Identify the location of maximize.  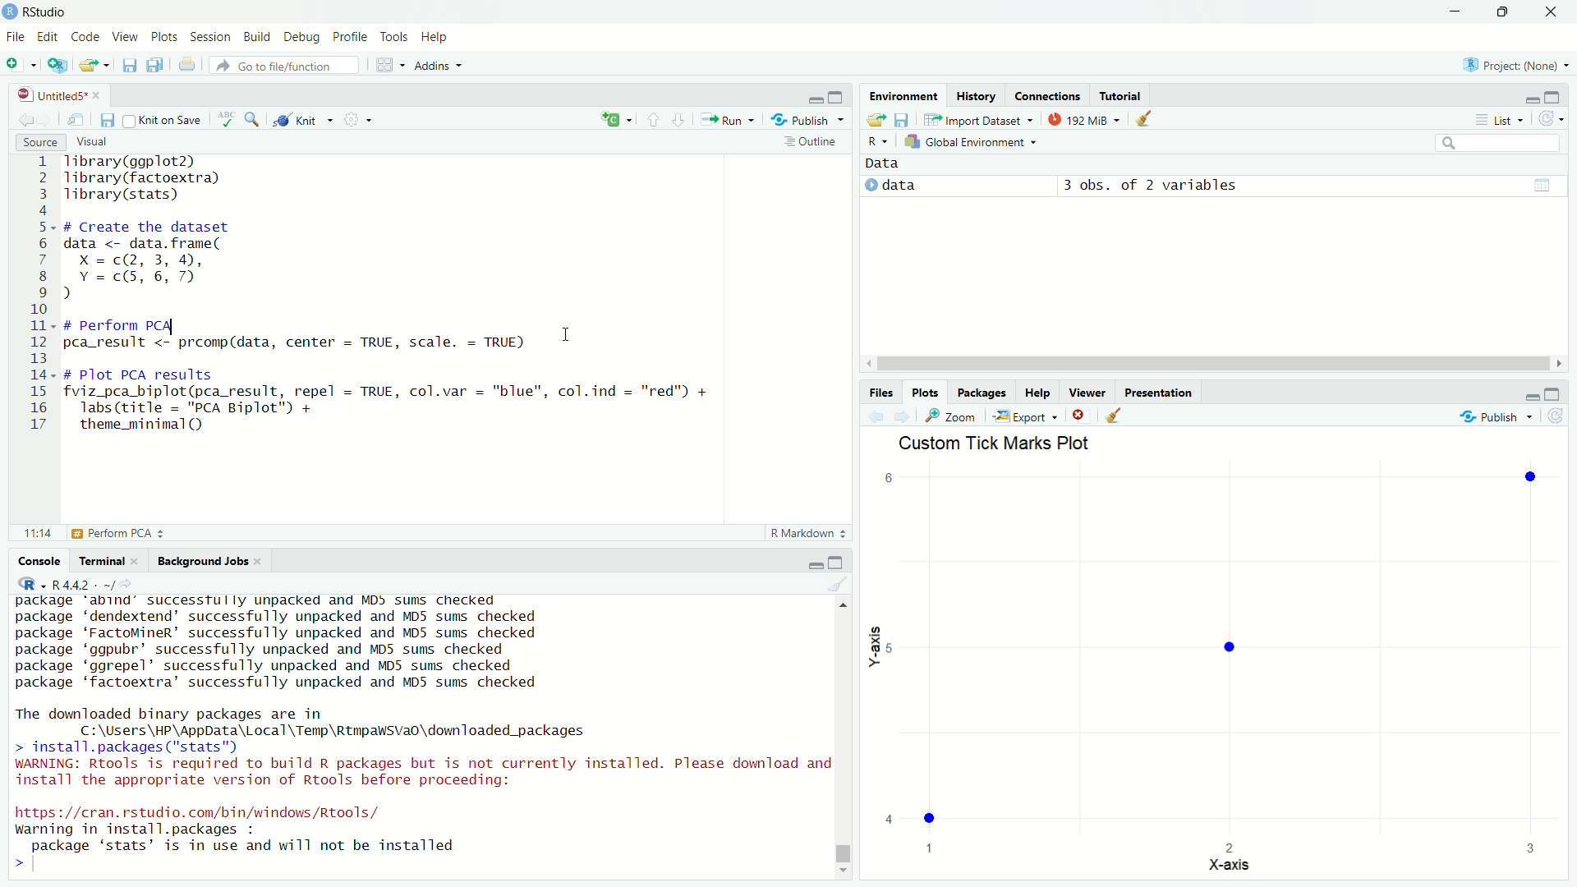
(839, 98).